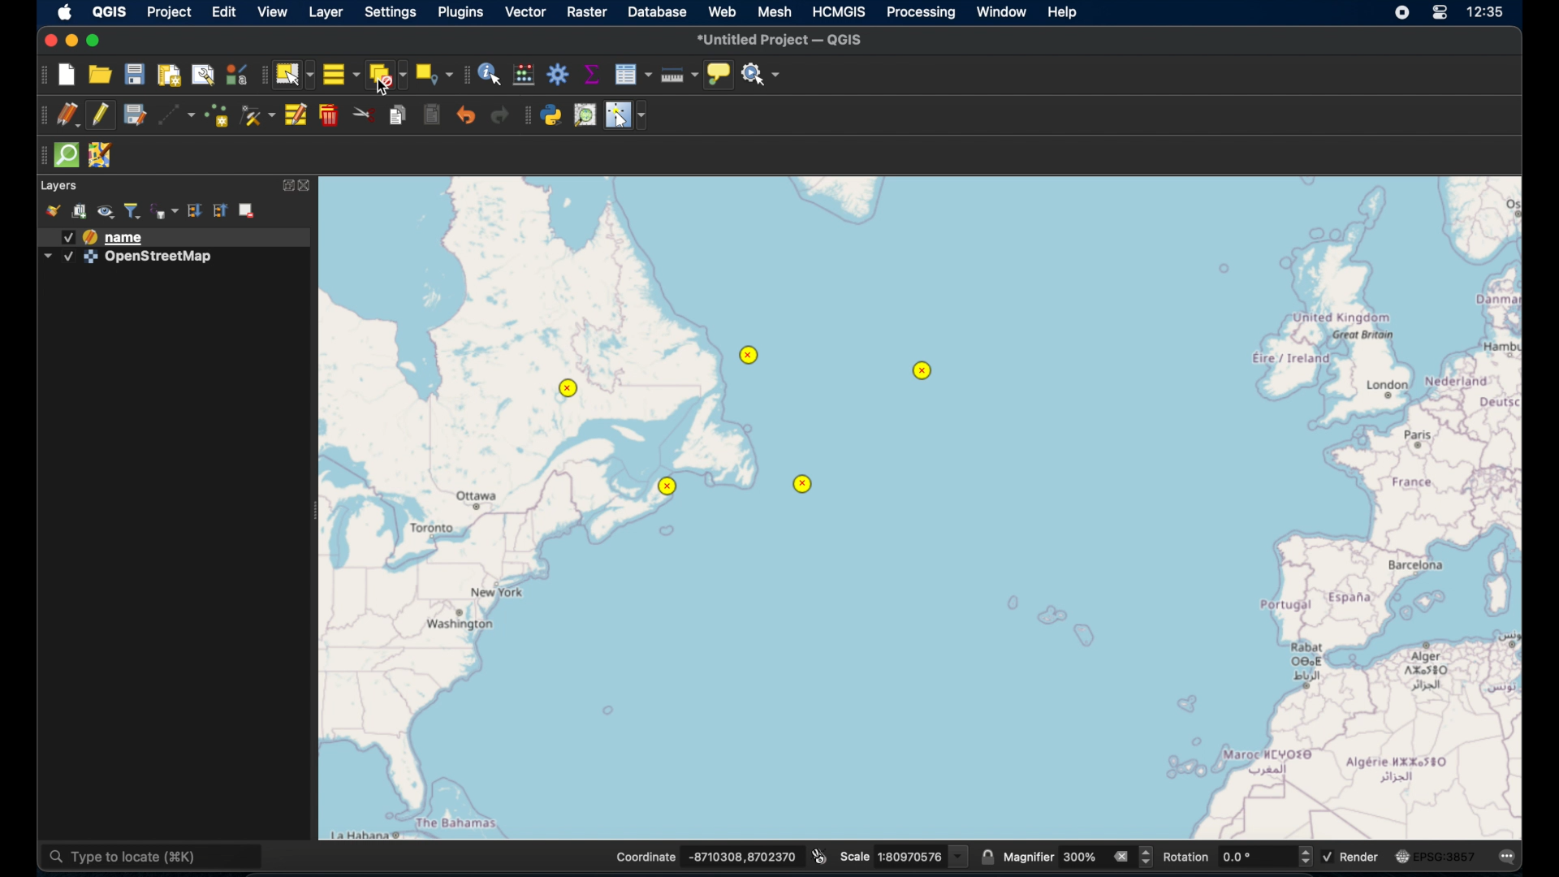 The width and height of the screenshot is (1559, 877). I want to click on modify attributes, so click(298, 115).